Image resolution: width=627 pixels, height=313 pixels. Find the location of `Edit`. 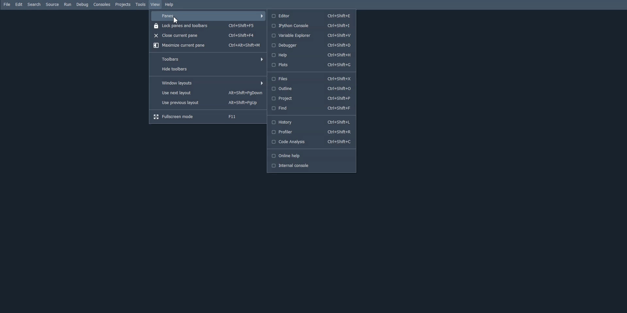

Edit is located at coordinates (19, 5).